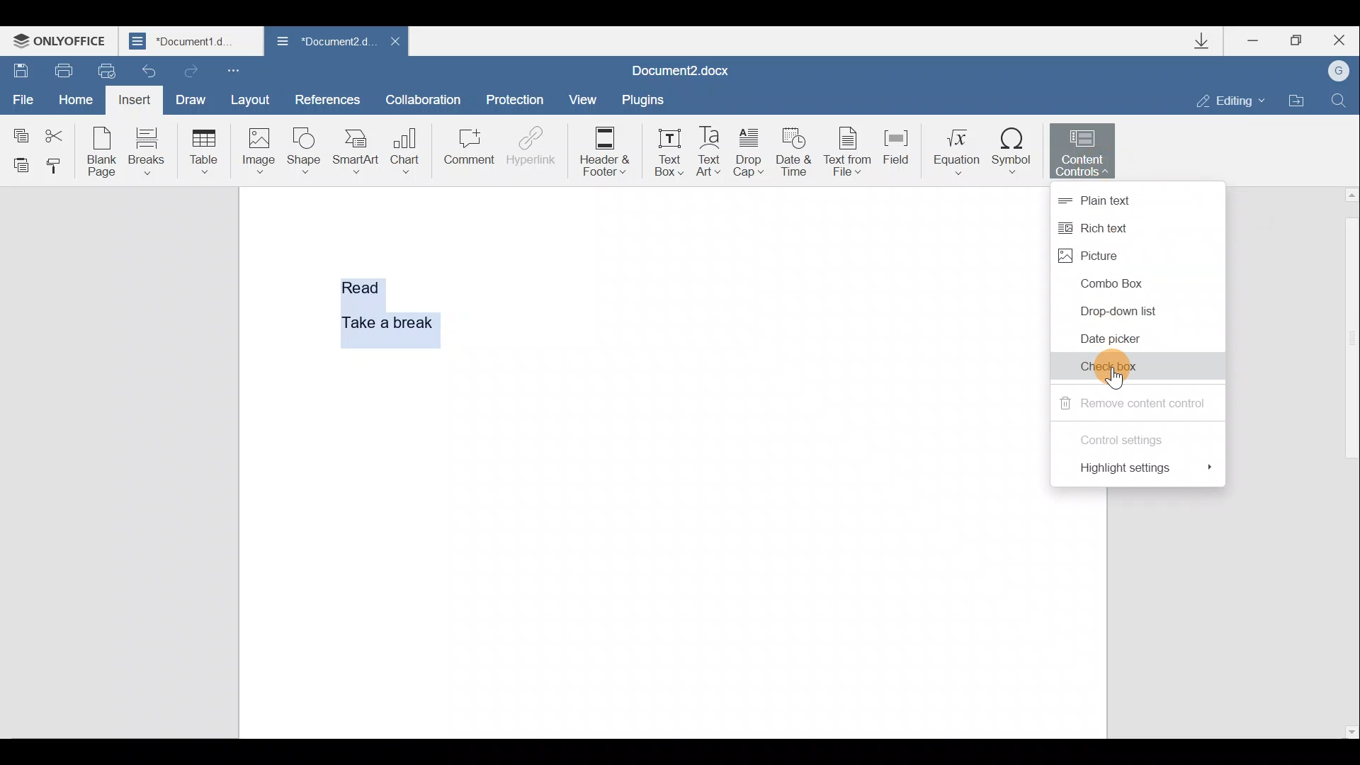  What do you see at coordinates (1152, 470) in the screenshot?
I see `Highlight settings` at bounding box center [1152, 470].